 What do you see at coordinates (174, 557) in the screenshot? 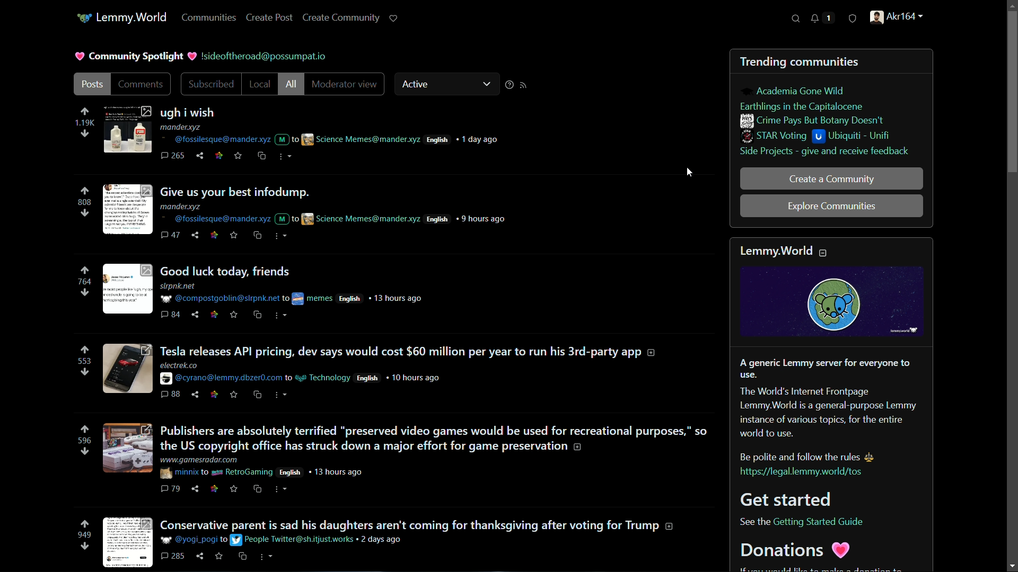
I see `285 comments` at bounding box center [174, 557].